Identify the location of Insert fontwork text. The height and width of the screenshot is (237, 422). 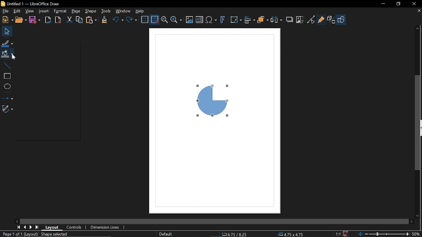
(223, 20).